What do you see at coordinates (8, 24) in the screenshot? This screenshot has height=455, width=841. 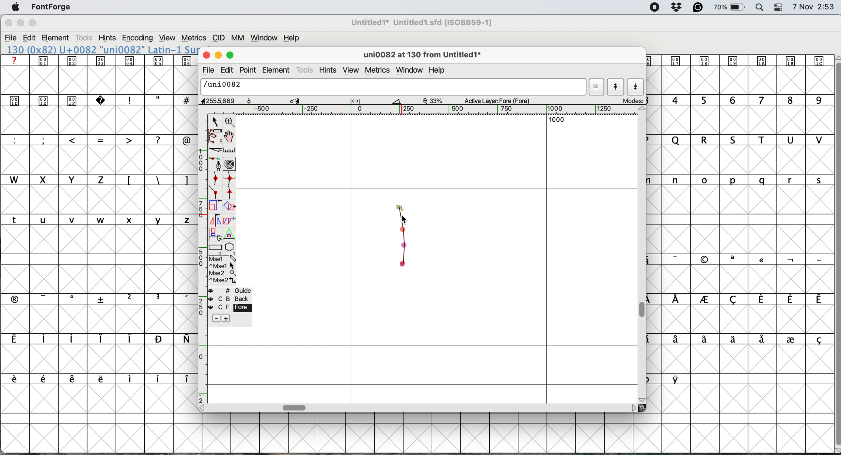 I see `close` at bounding box center [8, 24].